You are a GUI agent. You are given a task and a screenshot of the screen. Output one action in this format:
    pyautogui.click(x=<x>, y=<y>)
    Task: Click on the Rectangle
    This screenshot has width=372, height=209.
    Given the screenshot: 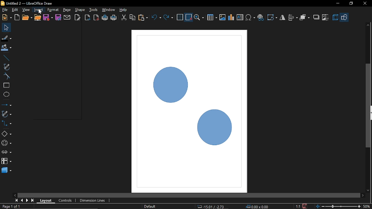 What is the action you would take?
    pyautogui.click(x=6, y=85)
    